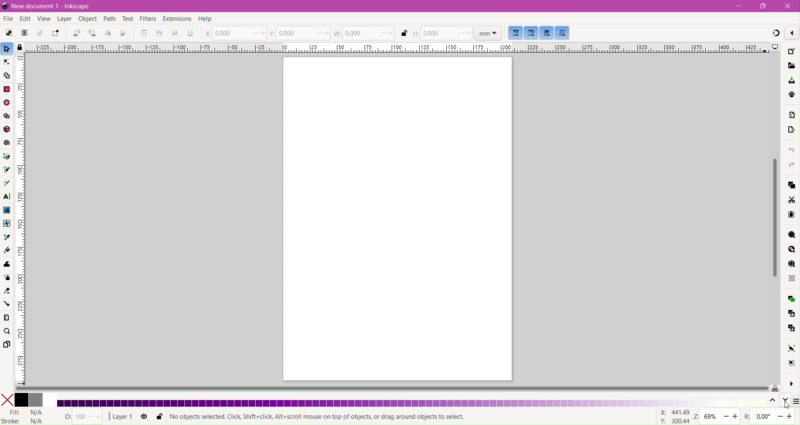  What do you see at coordinates (123, 33) in the screenshot?
I see `Object Flip Vertical` at bounding box center [123, 33].